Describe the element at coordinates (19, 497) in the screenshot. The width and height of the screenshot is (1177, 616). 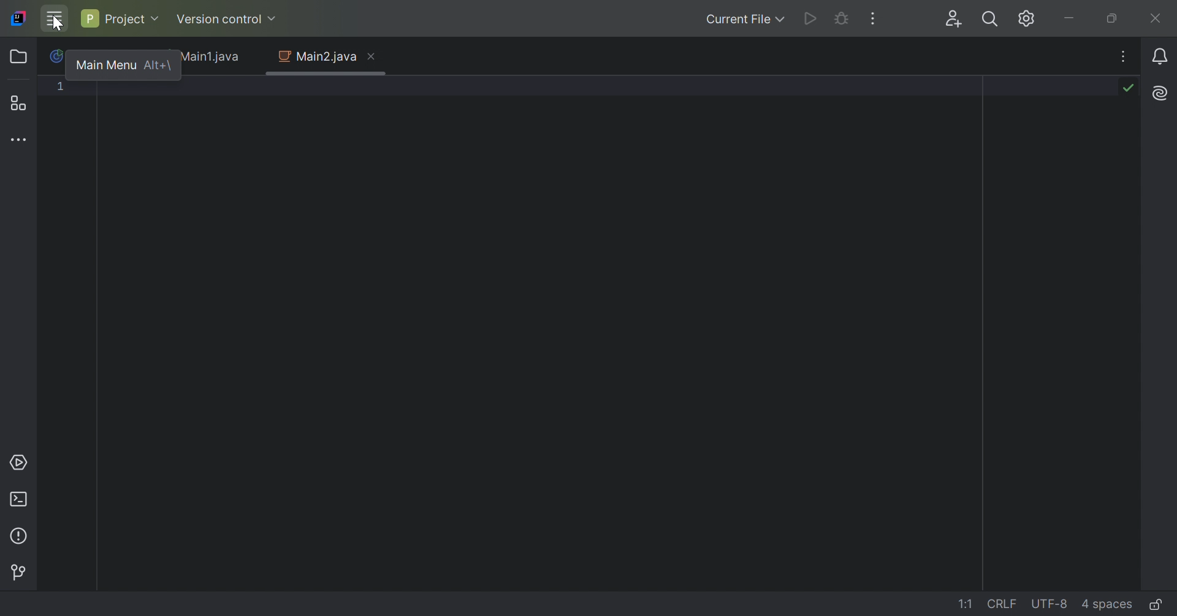
I see `Terminal` at that location.